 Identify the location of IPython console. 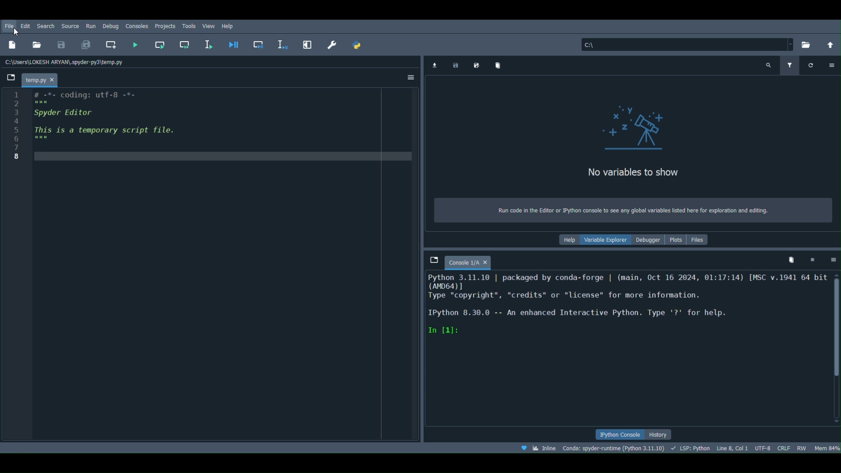
(615, 434).